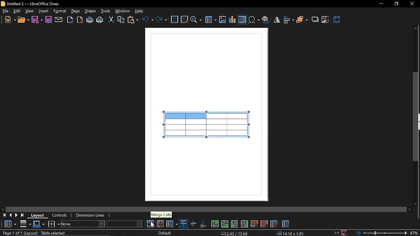 The image size is (420, 236). I want to click on undo, so click(148, 20).